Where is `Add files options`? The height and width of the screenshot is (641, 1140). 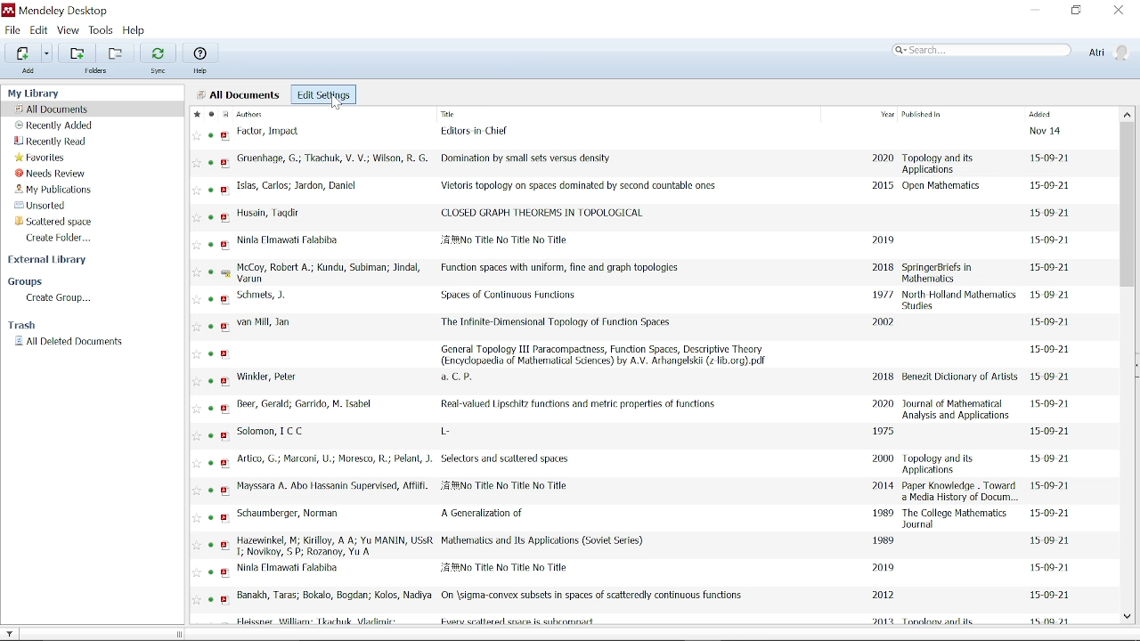
Add files options is located at coordinates (47, 55).